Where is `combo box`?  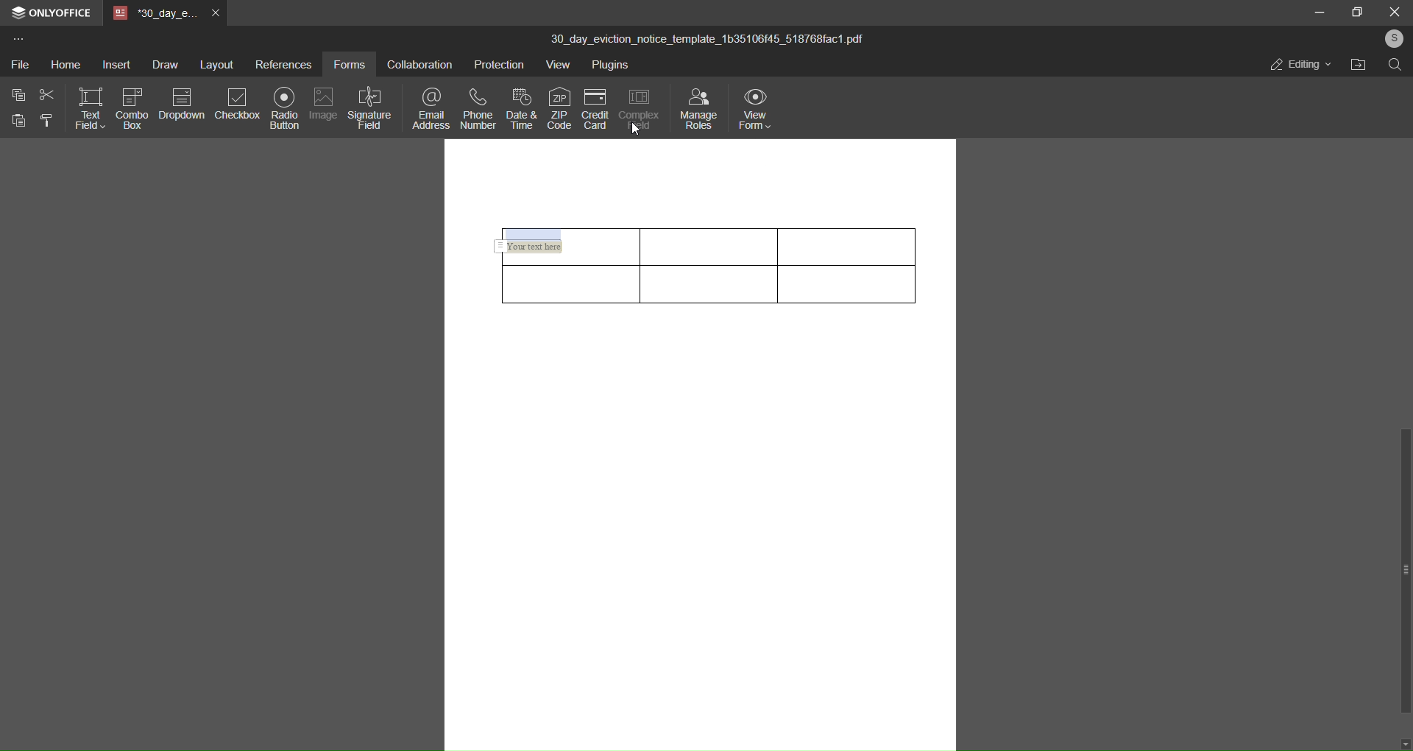 combo box is located at coordinates (130, 110).